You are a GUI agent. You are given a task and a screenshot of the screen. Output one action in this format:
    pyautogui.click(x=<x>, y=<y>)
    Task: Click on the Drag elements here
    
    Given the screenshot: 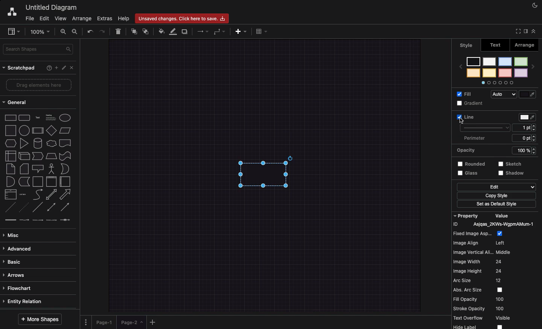 What is the action you would take?
    pyautogui.click(x=40, y=85)
    